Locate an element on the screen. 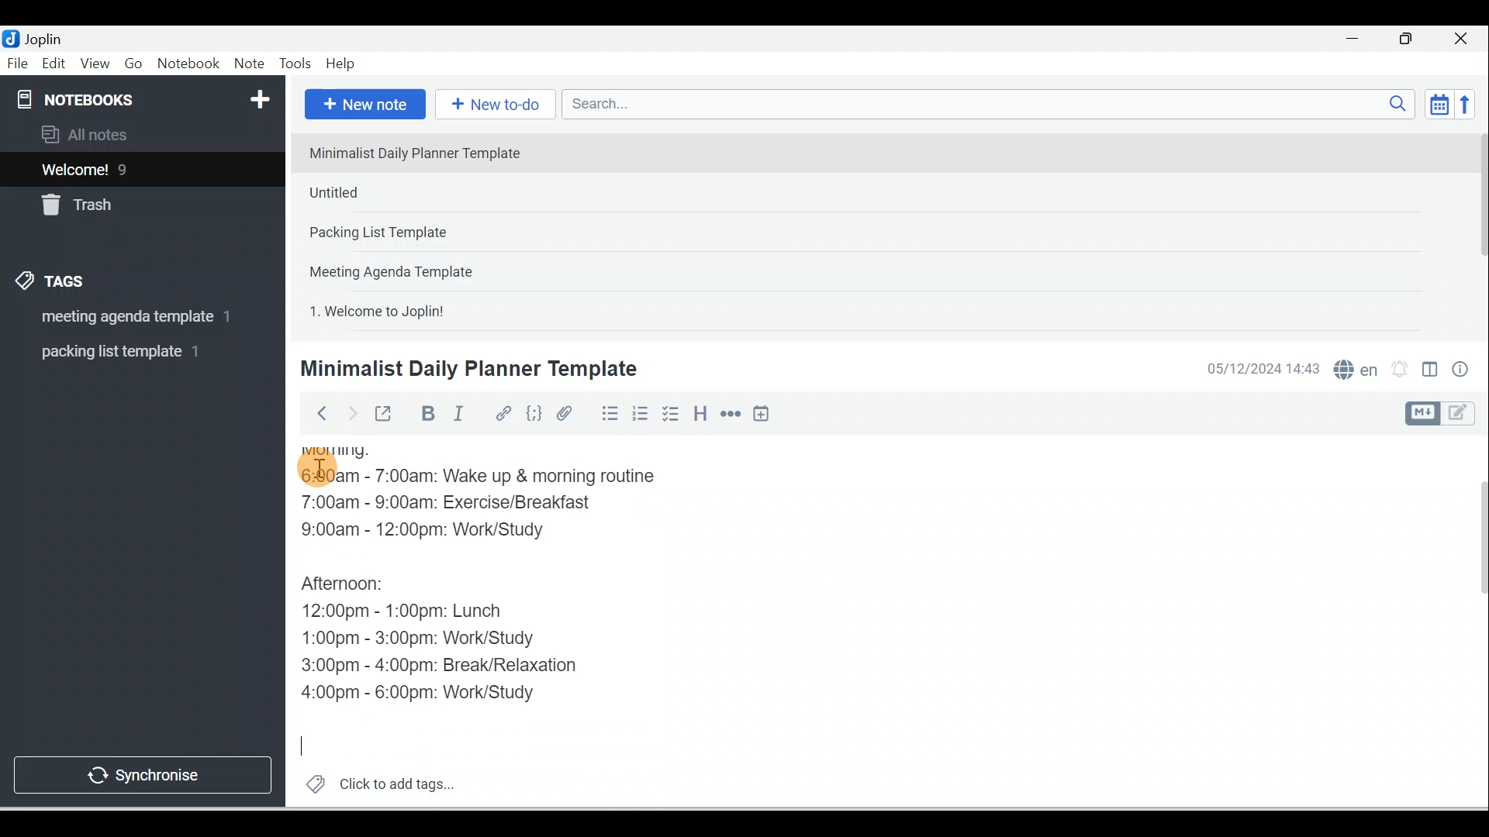  View is located at coordinates (95, 64).